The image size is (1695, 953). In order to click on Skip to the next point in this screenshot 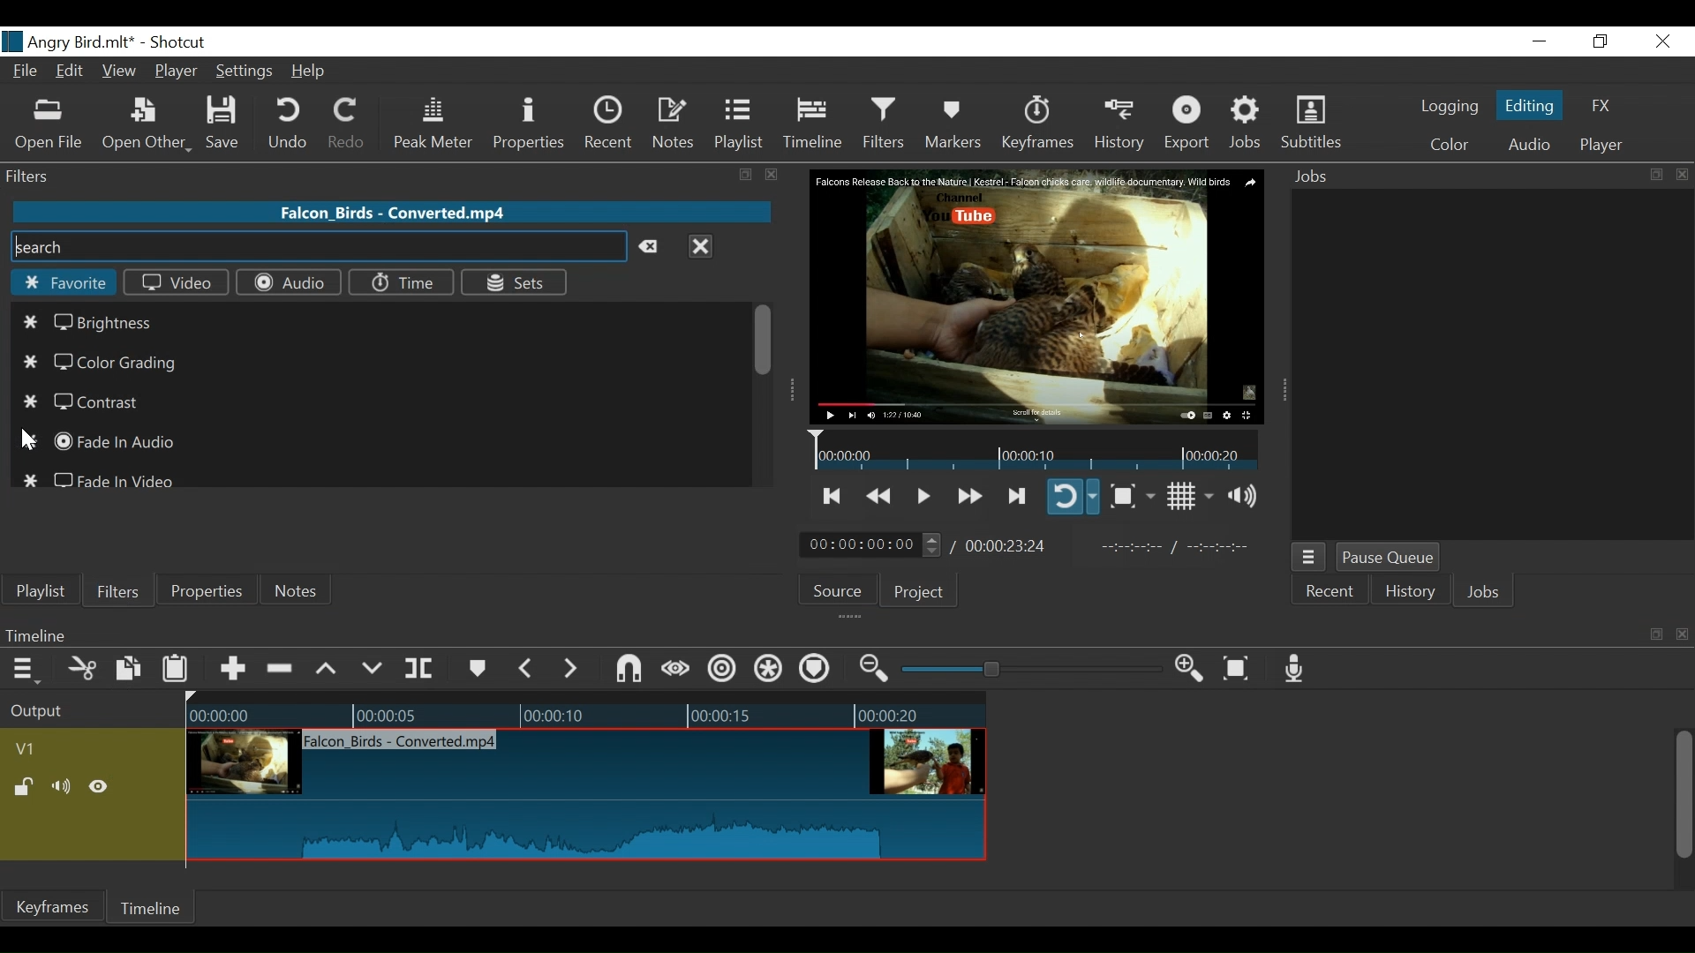, I will do `click(1018, 497)`.